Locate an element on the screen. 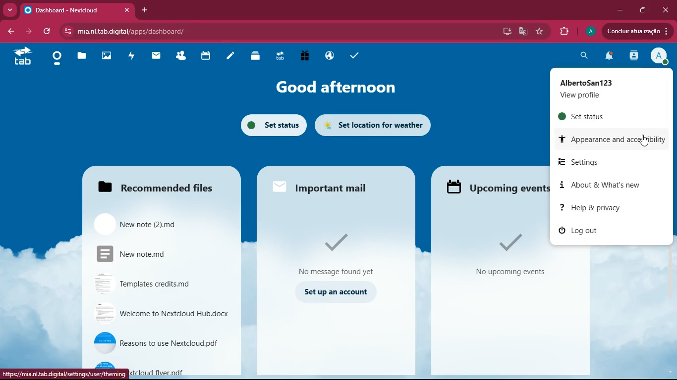 This screenshot has height=380, width=677. desktop is located at coordinates (505, 31).